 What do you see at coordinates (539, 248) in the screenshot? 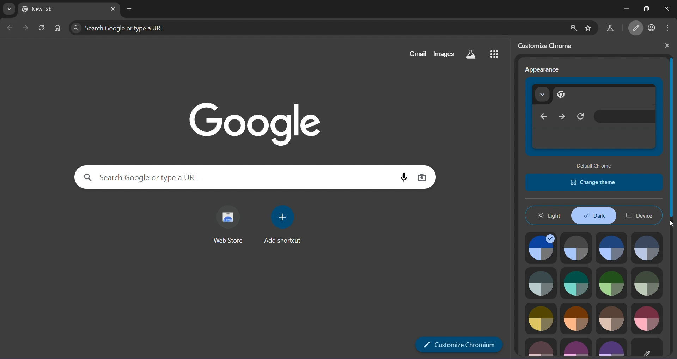
I see `theme` at bounding box center [539, 248].